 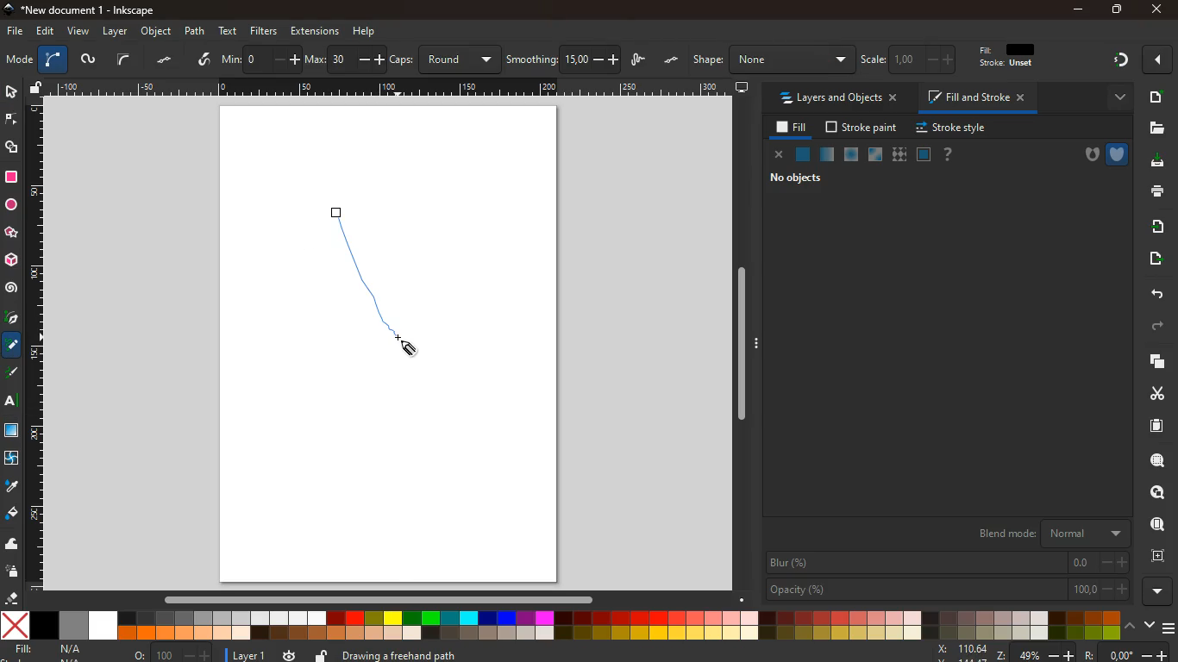 I want to click on layer, so click(x=117, y=32).